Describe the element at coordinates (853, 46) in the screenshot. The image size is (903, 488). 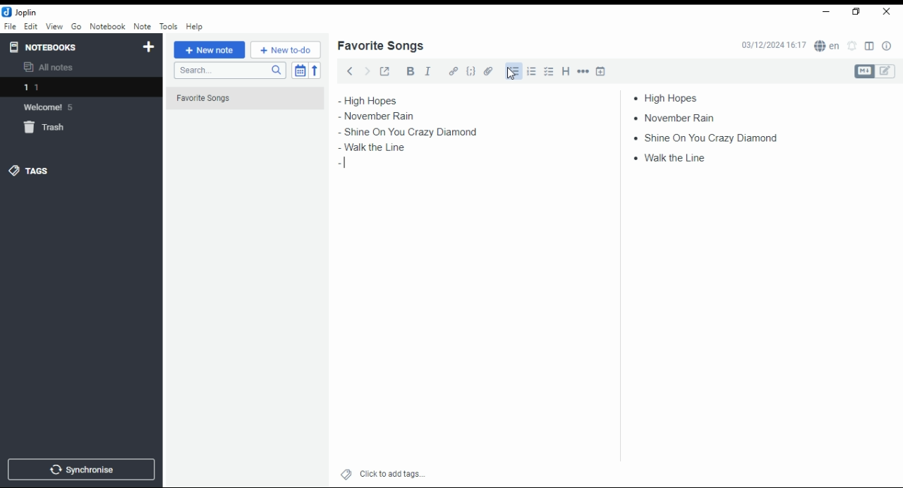
I see `set alarm` at that location.